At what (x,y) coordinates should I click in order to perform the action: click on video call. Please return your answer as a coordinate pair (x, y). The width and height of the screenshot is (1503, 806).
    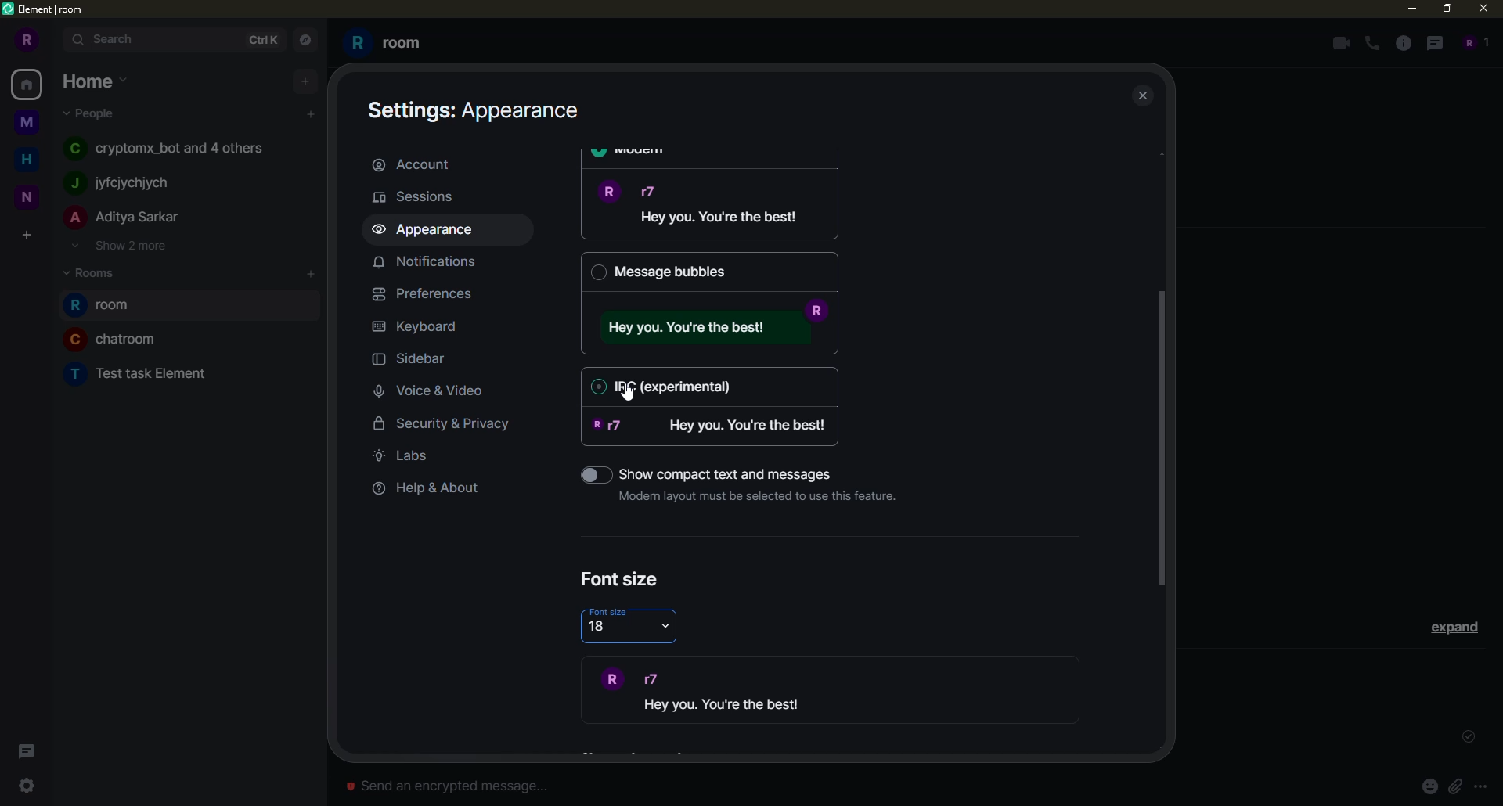
    Looking at the image, I should click on (1339, 43).